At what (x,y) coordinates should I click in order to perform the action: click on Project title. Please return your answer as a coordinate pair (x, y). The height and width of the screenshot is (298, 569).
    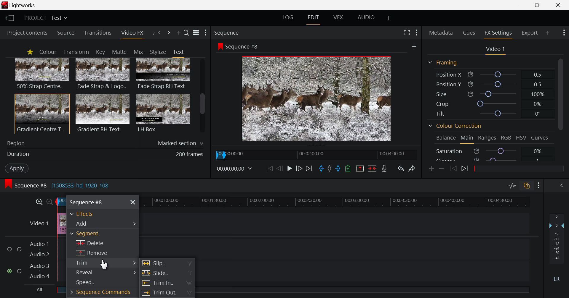
    Looking at the image, I should click on (47, 18).